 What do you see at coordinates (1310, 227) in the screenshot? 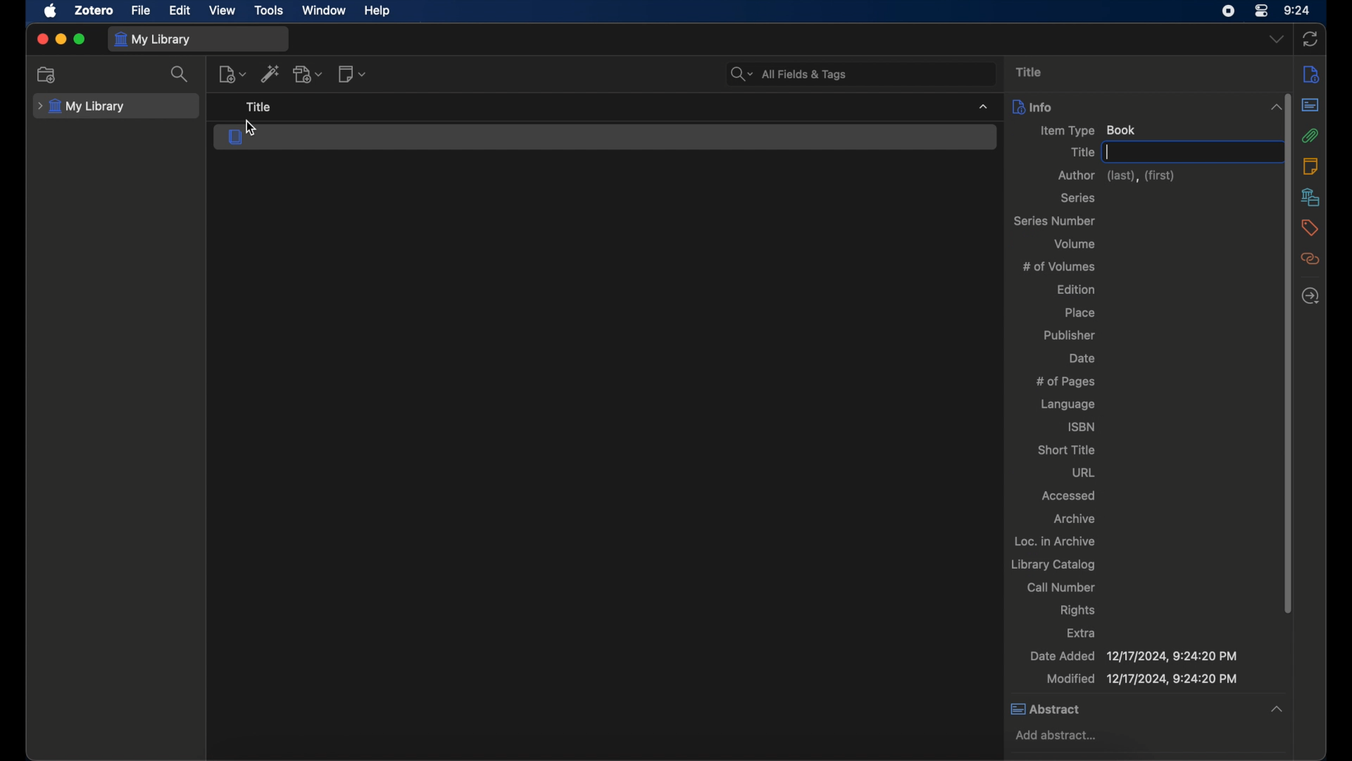
I see `tags` at bounding box center [1310, 227].